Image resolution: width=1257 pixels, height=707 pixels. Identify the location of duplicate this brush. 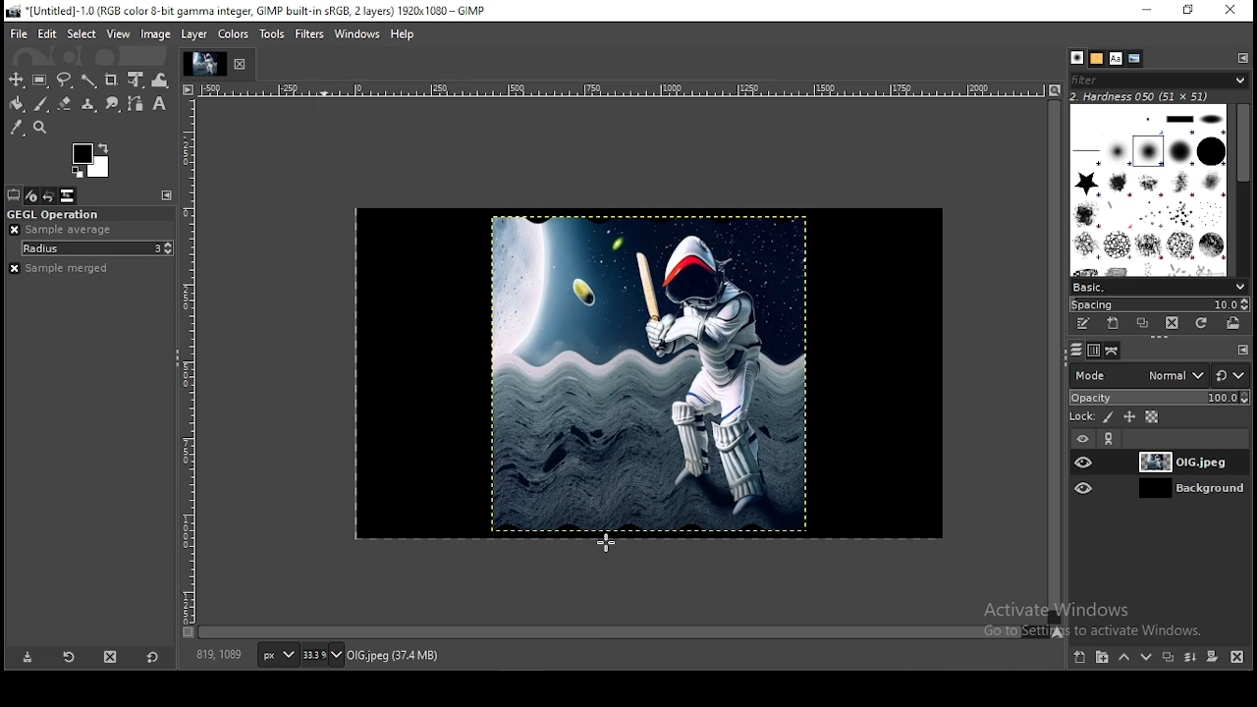
(1143, 323).